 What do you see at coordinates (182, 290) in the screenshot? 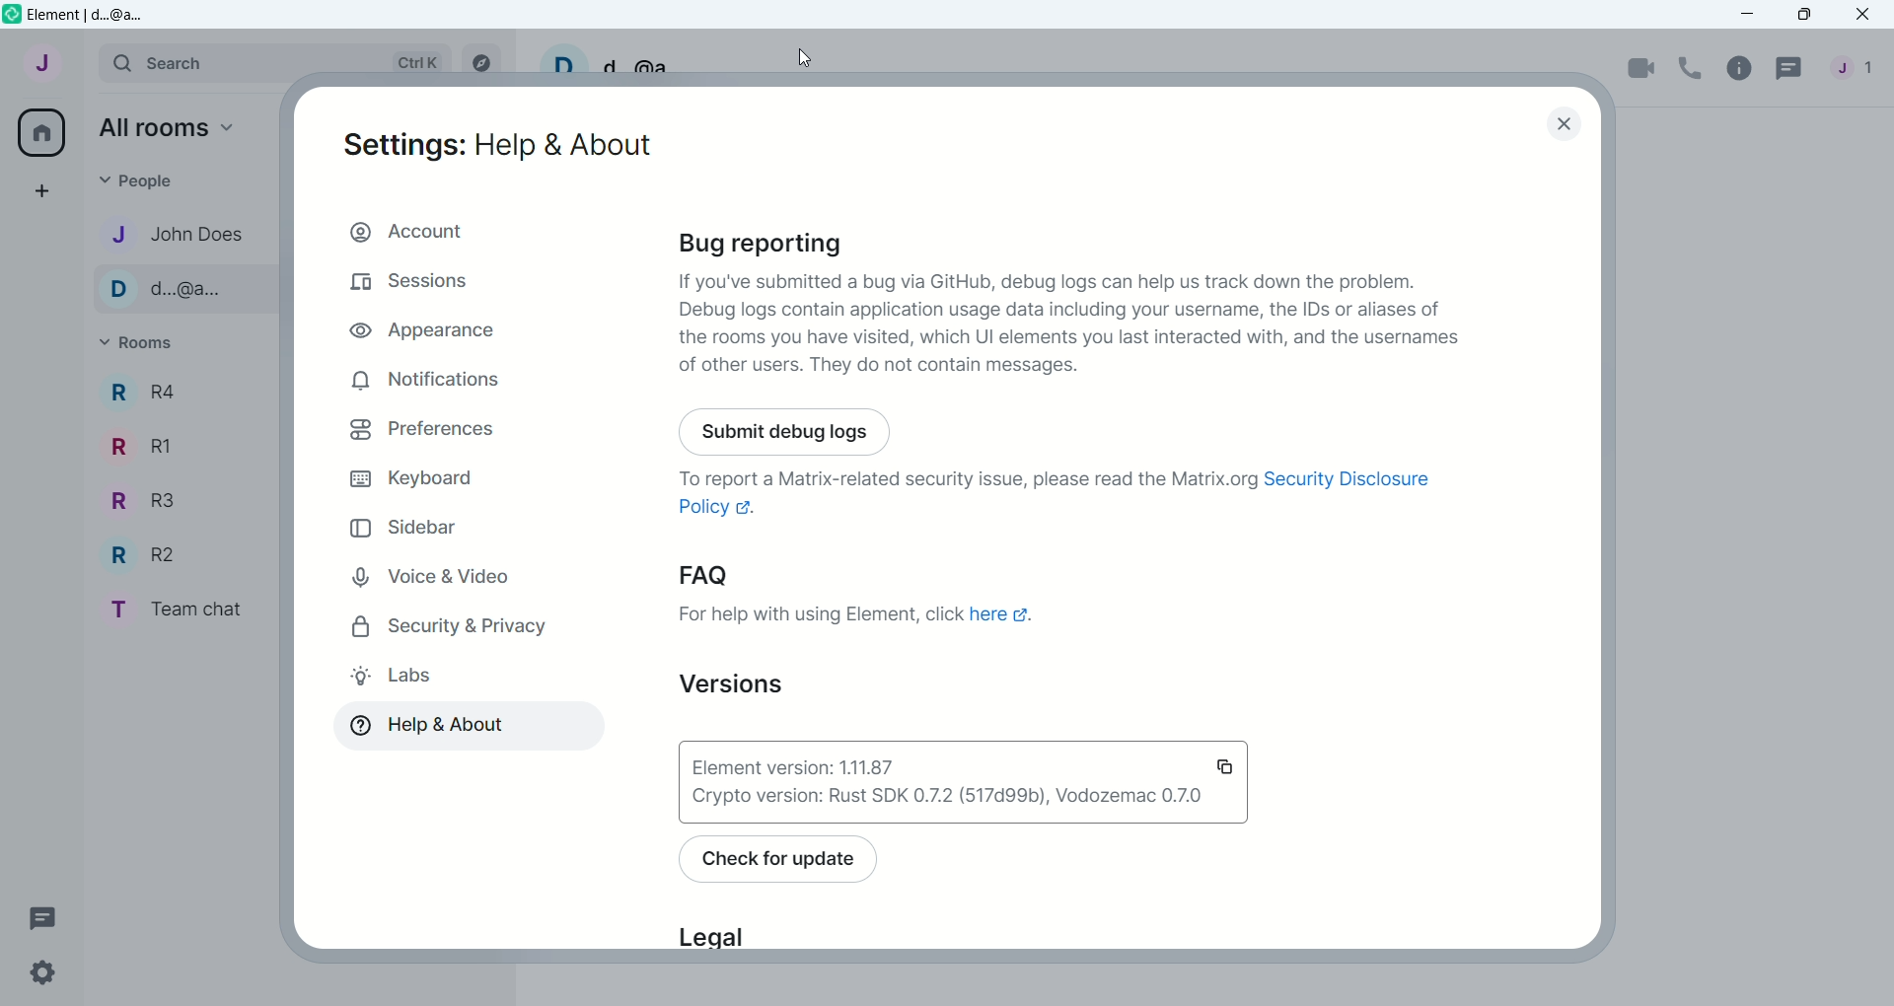
I see `Contact name` at bounding box center [182, 290].